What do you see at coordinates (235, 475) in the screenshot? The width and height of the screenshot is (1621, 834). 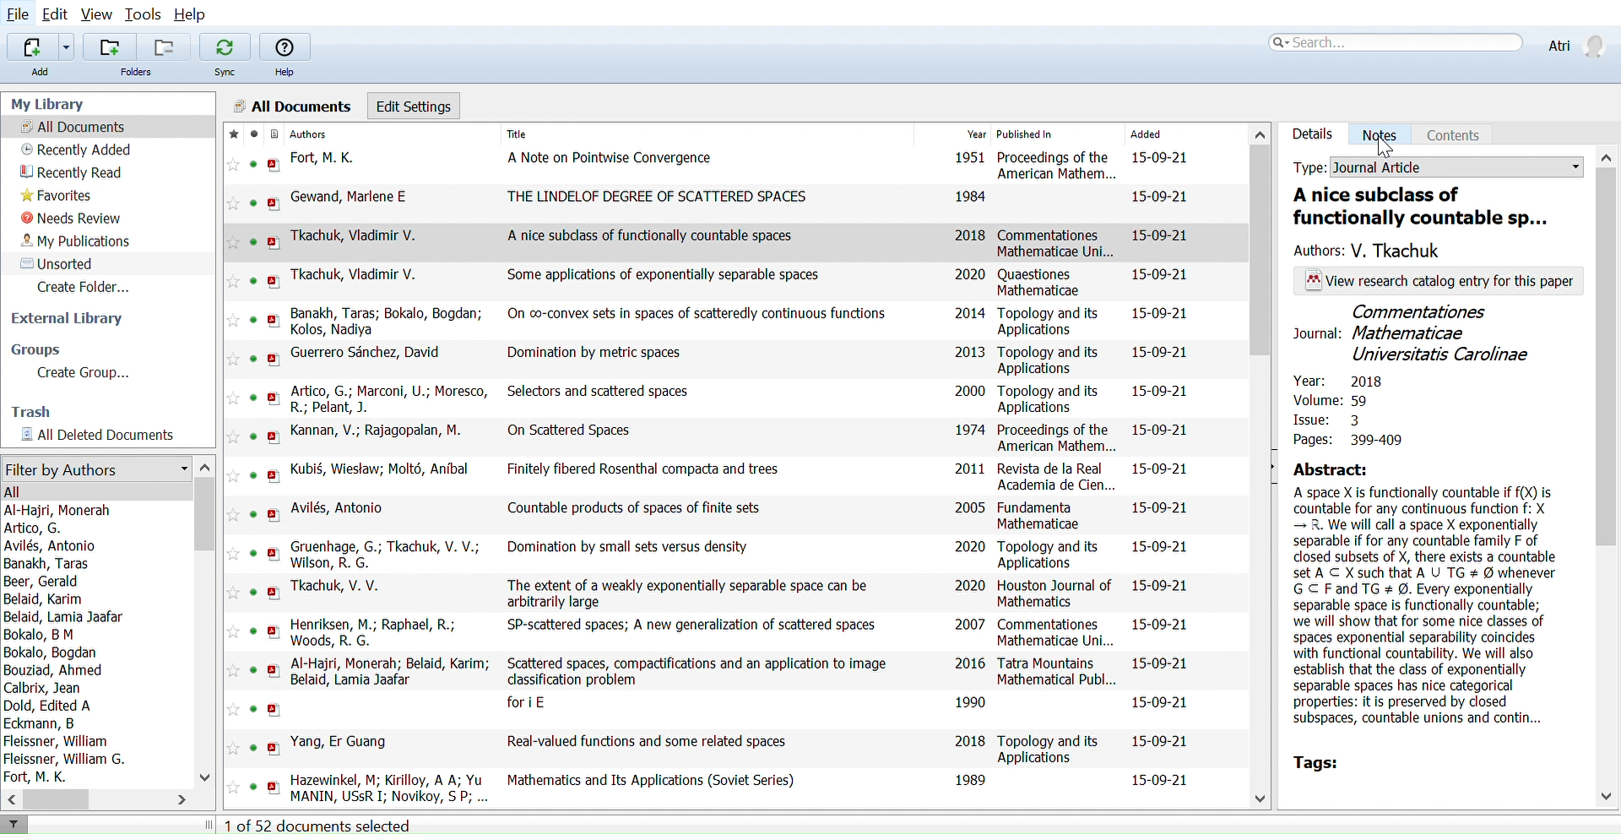 I see `Add this reference to favorites` at bounding box center [235, 475].